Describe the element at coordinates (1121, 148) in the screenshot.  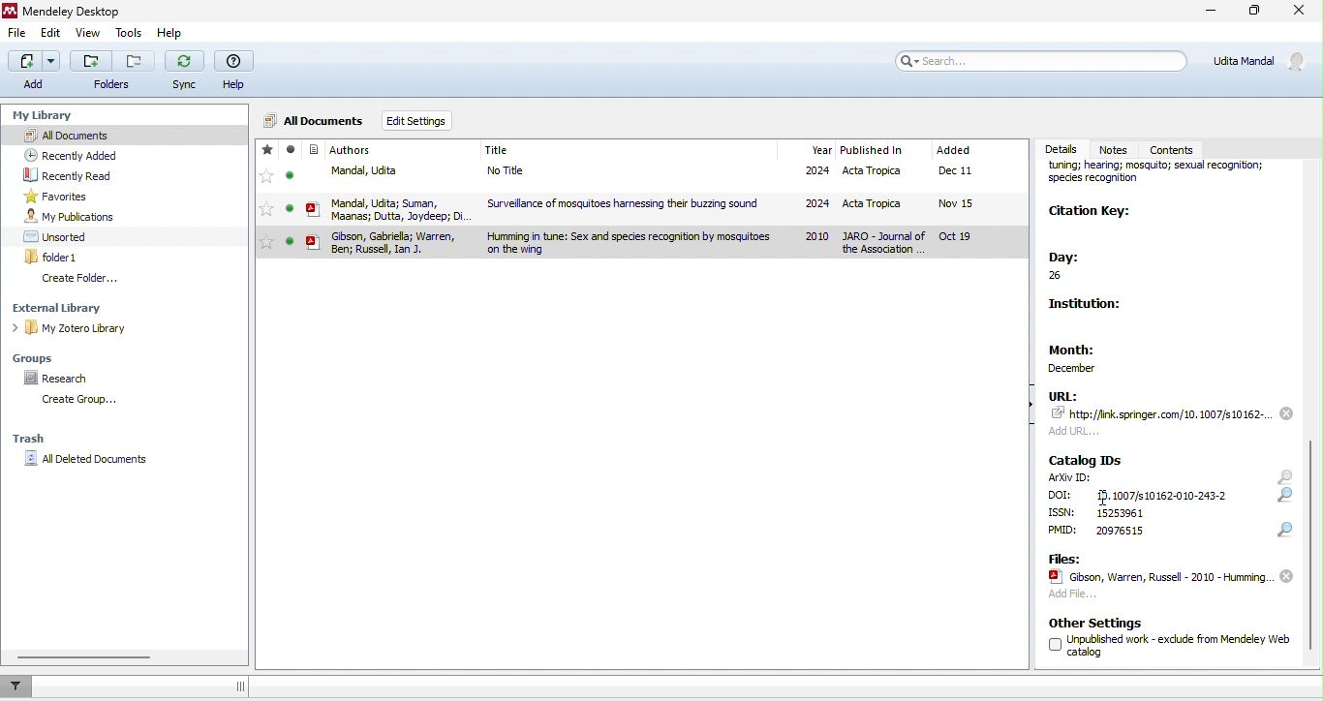
I see `notes` at that location.